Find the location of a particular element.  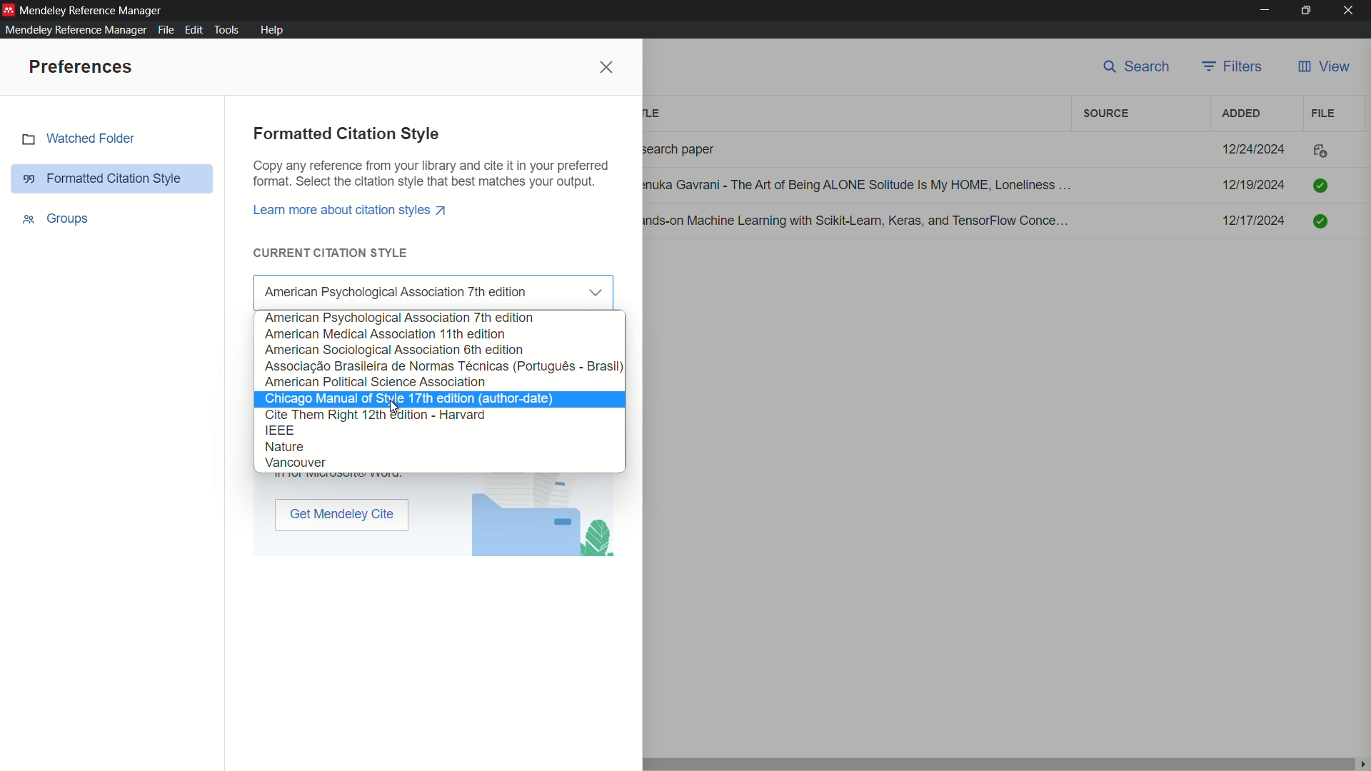

tools menu is located at coordinates (230, 30).